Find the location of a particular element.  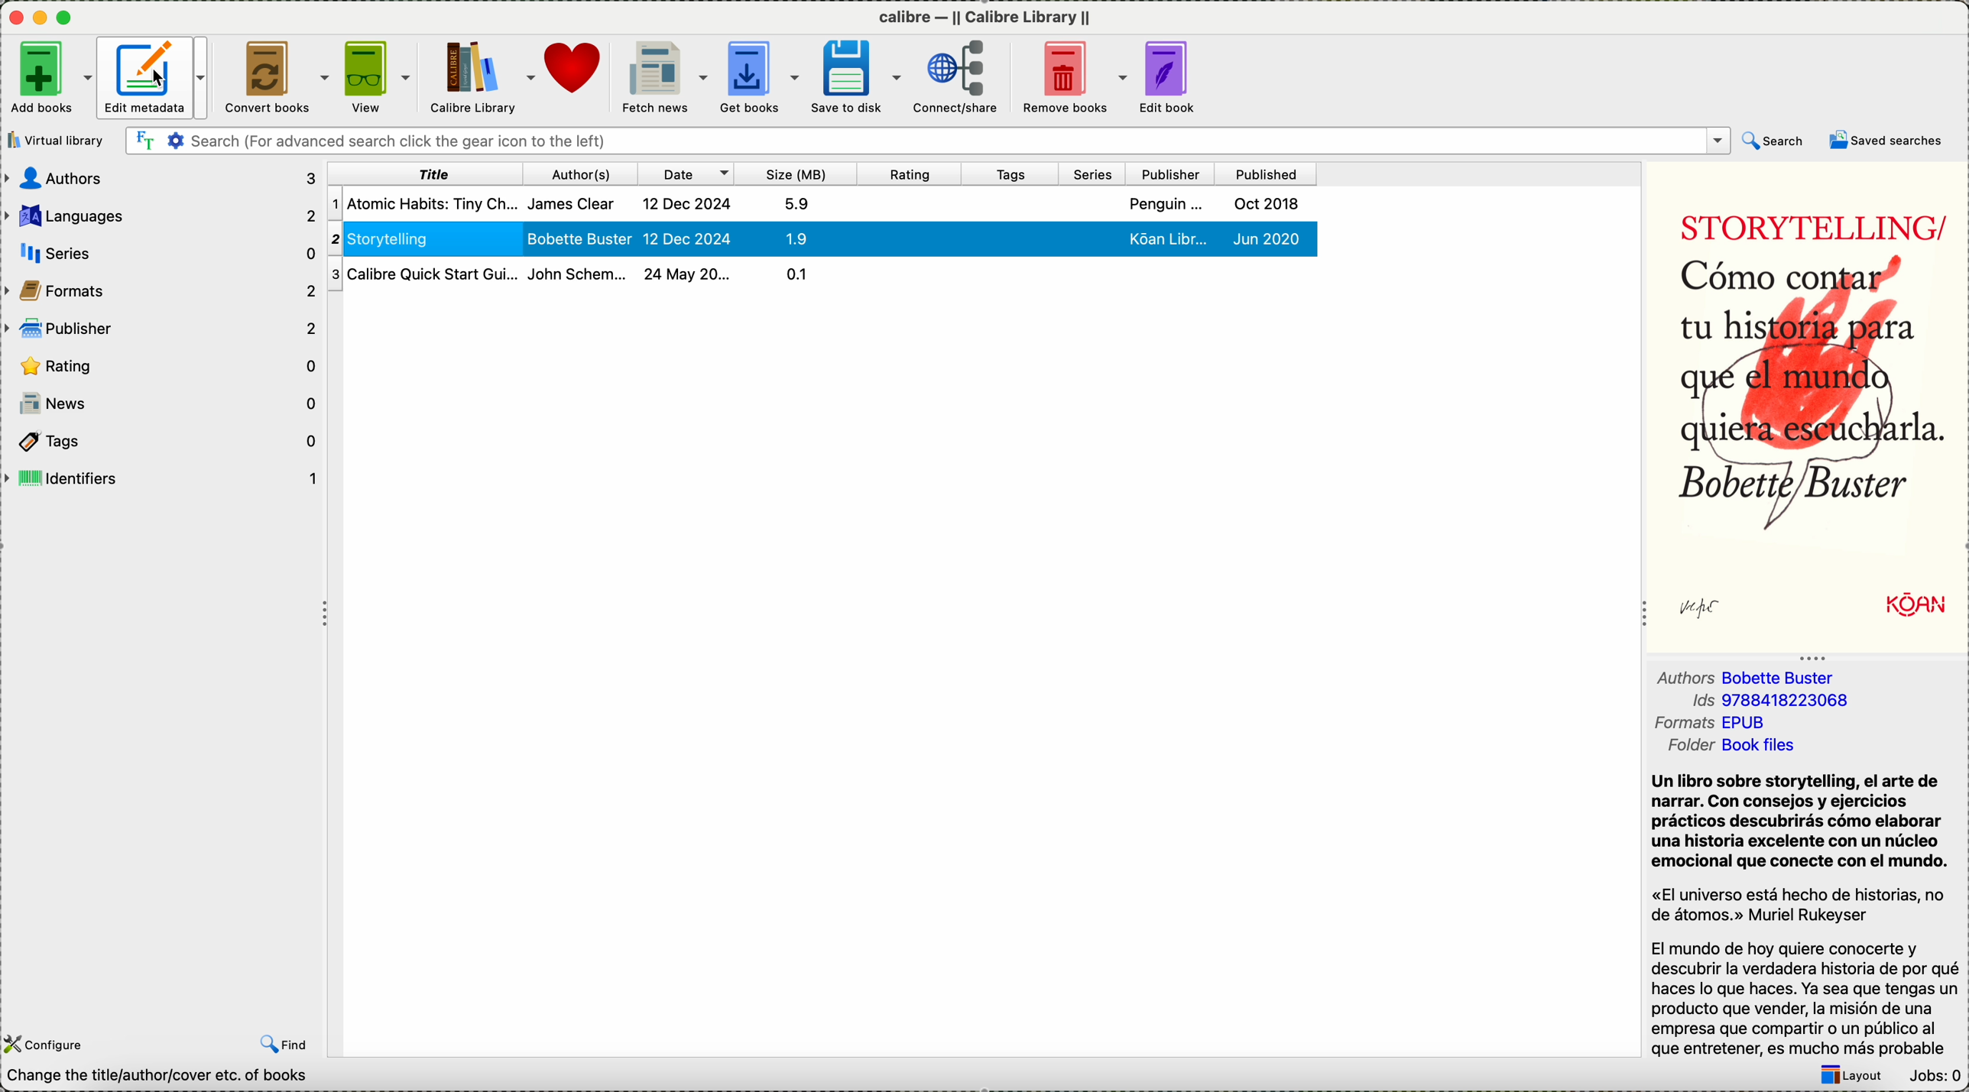

save to disk is located at coordinates (856, 78).